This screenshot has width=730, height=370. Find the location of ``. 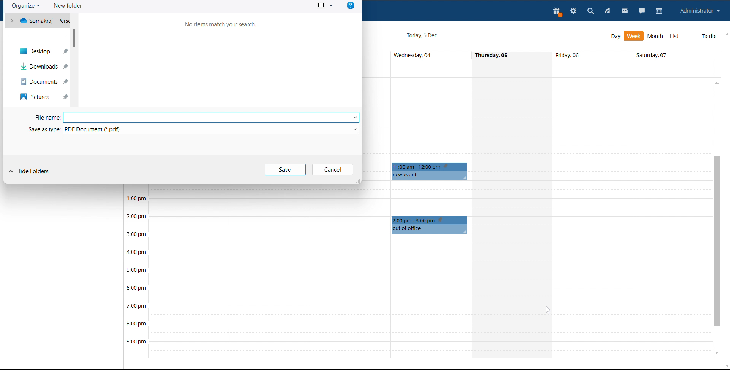

 is located at coordinates (430, 225).